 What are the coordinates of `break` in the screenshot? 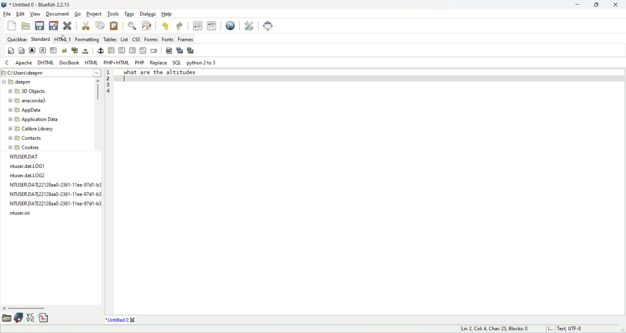 It's located at (65, 51).